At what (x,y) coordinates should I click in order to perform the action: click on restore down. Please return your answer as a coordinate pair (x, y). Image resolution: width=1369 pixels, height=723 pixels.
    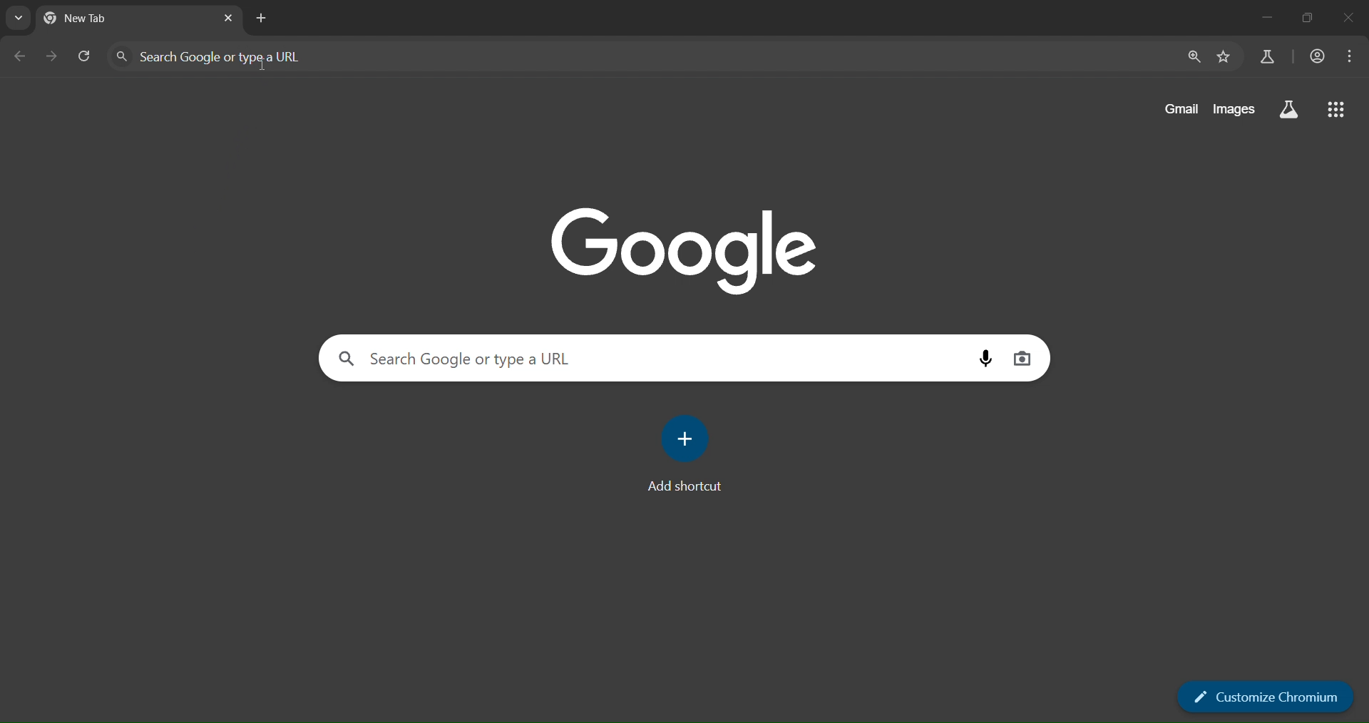
    Looking at the image, I should click on (1306, 19).